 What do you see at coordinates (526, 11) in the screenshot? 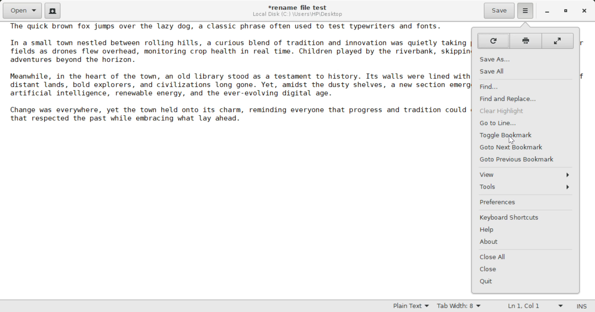
I see `Menu Selected` at bounding box center [526, 11].